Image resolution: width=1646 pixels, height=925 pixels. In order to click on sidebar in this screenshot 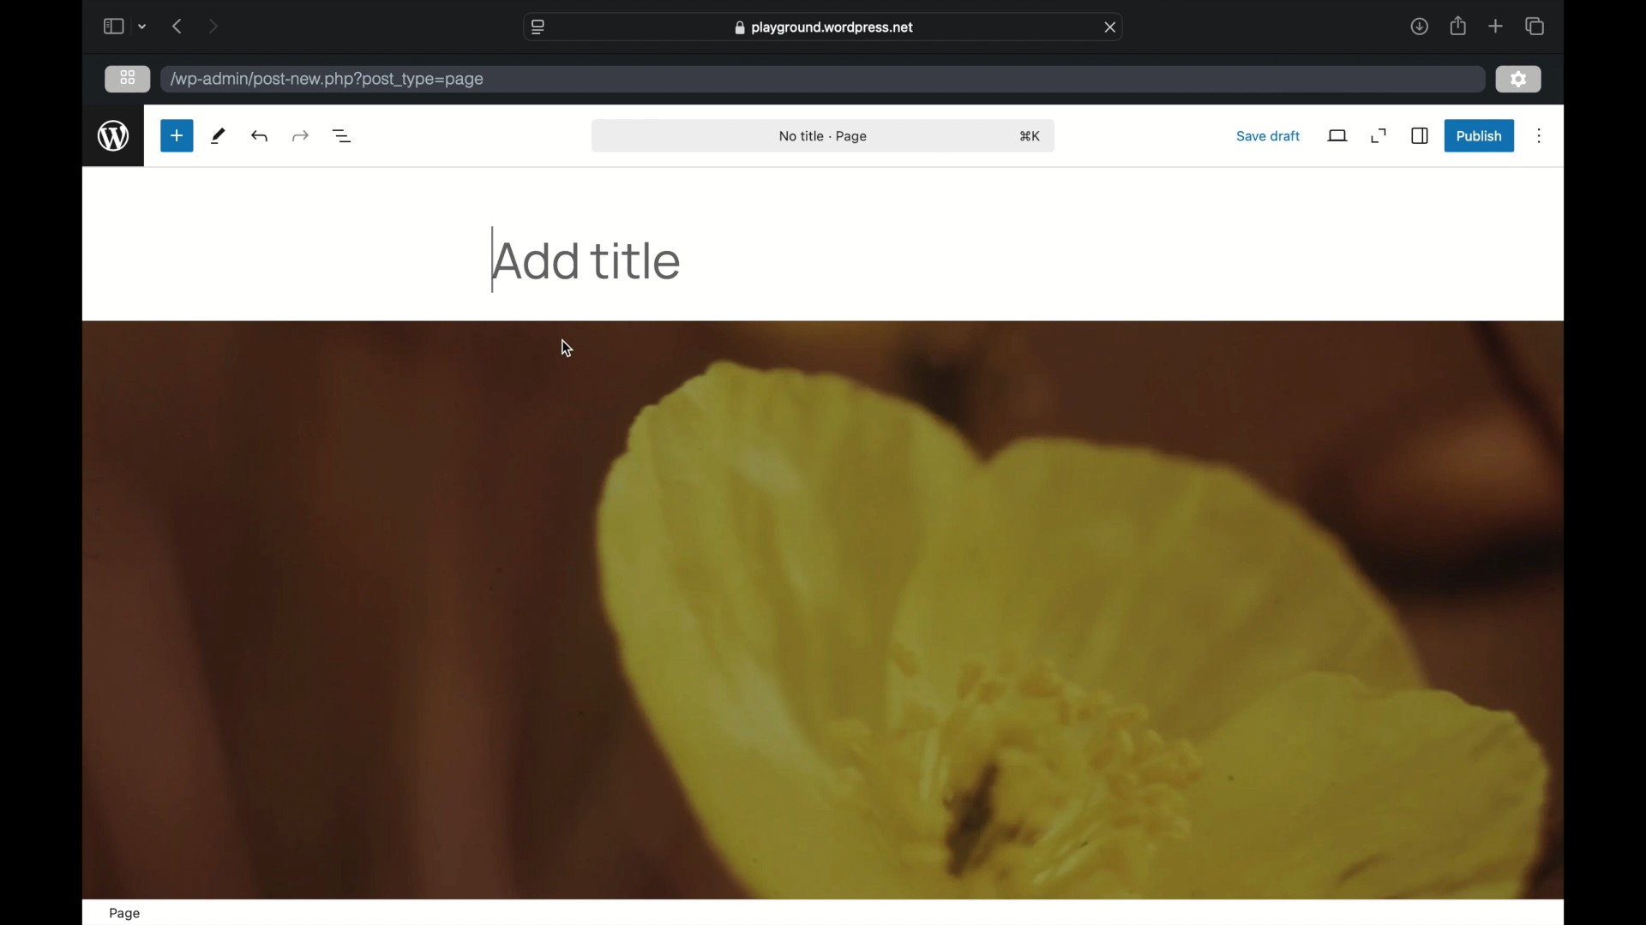, I will do `click(1419, 135)`.